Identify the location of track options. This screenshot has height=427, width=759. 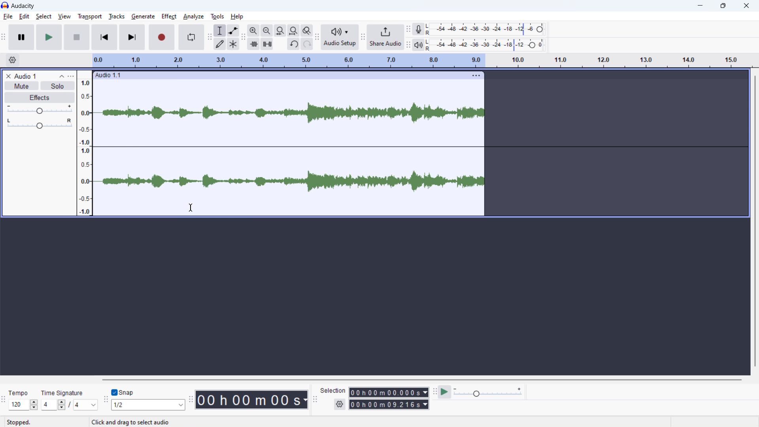
(477, 76).